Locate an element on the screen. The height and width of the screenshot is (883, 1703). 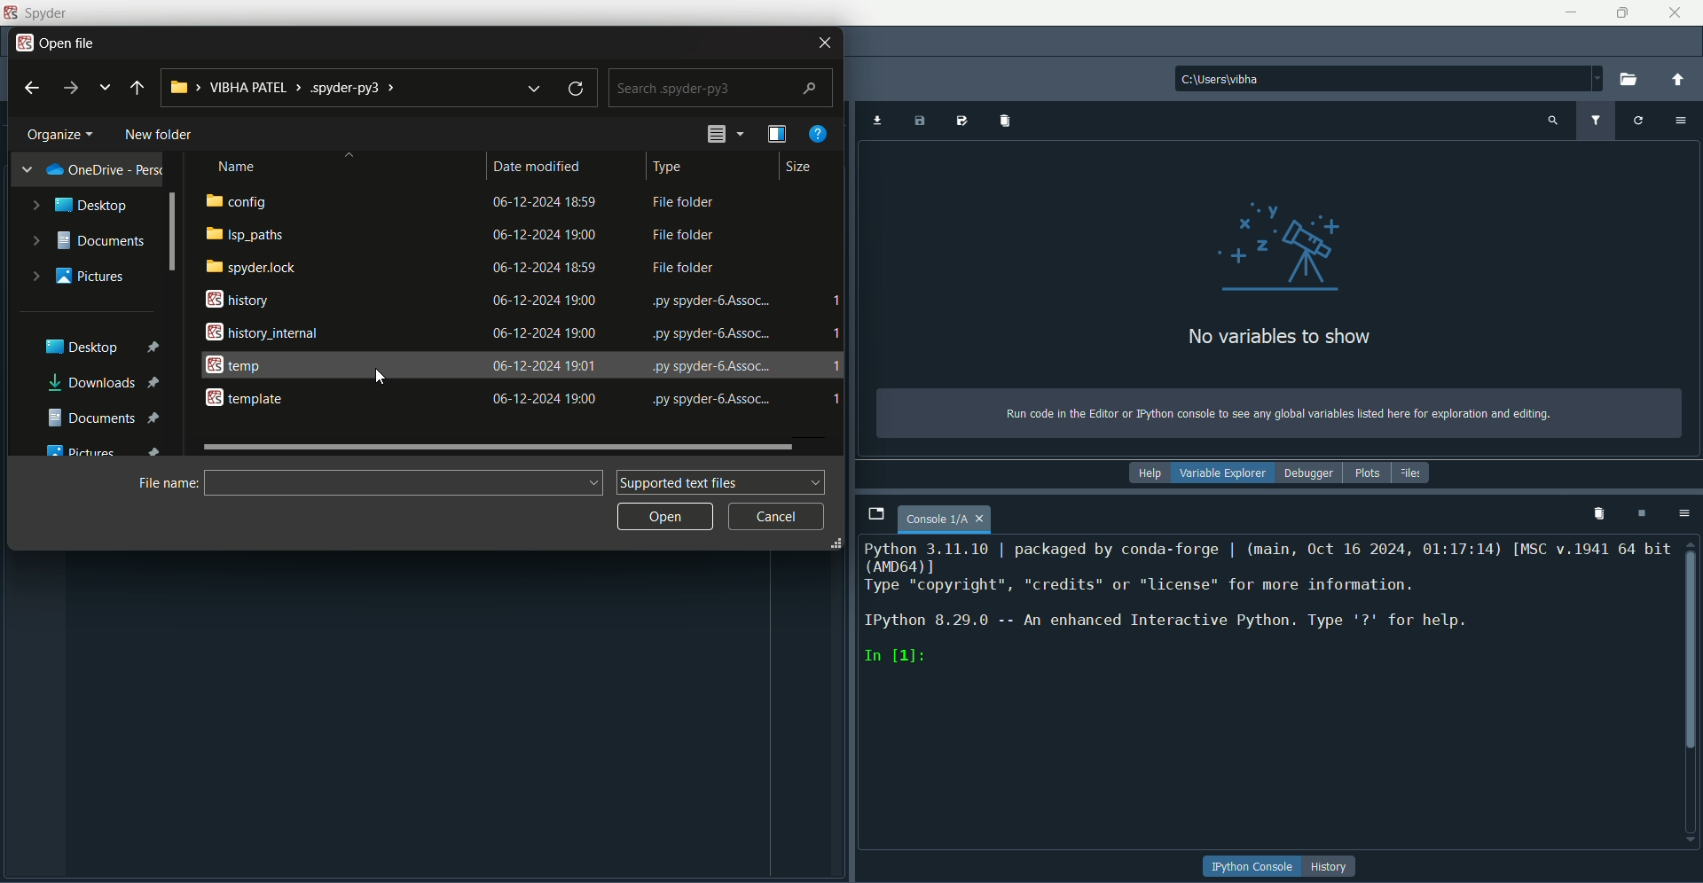
text is located at coordinates (683, 270).